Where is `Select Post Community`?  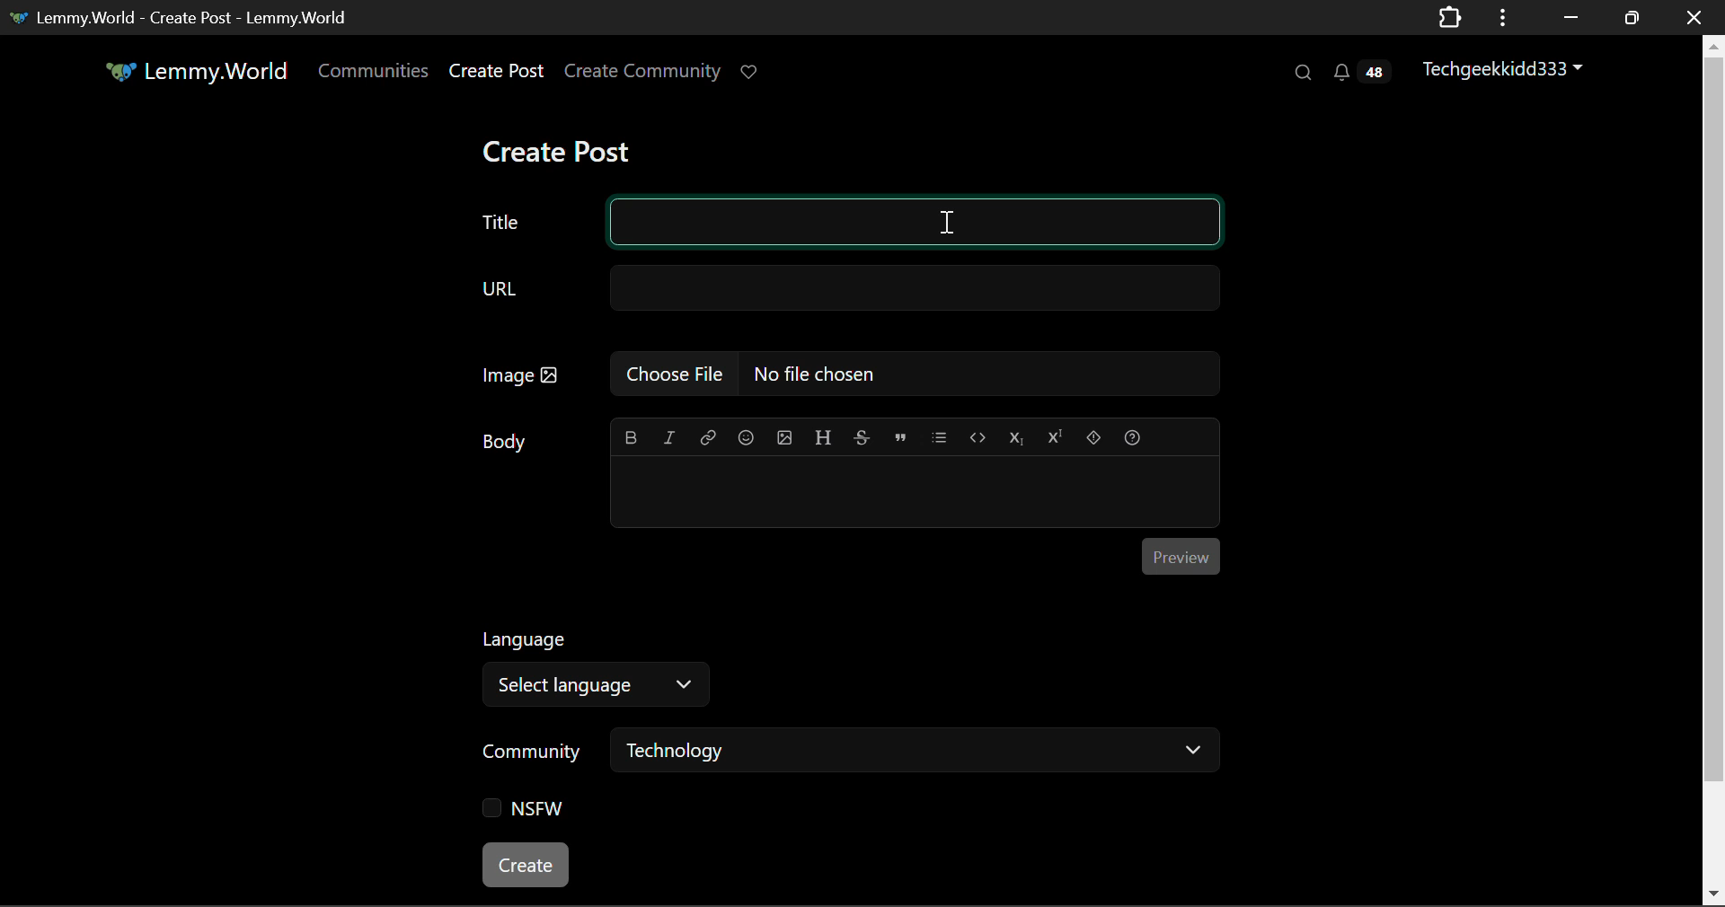 Select Post Community is located at coordinates (851, 753).